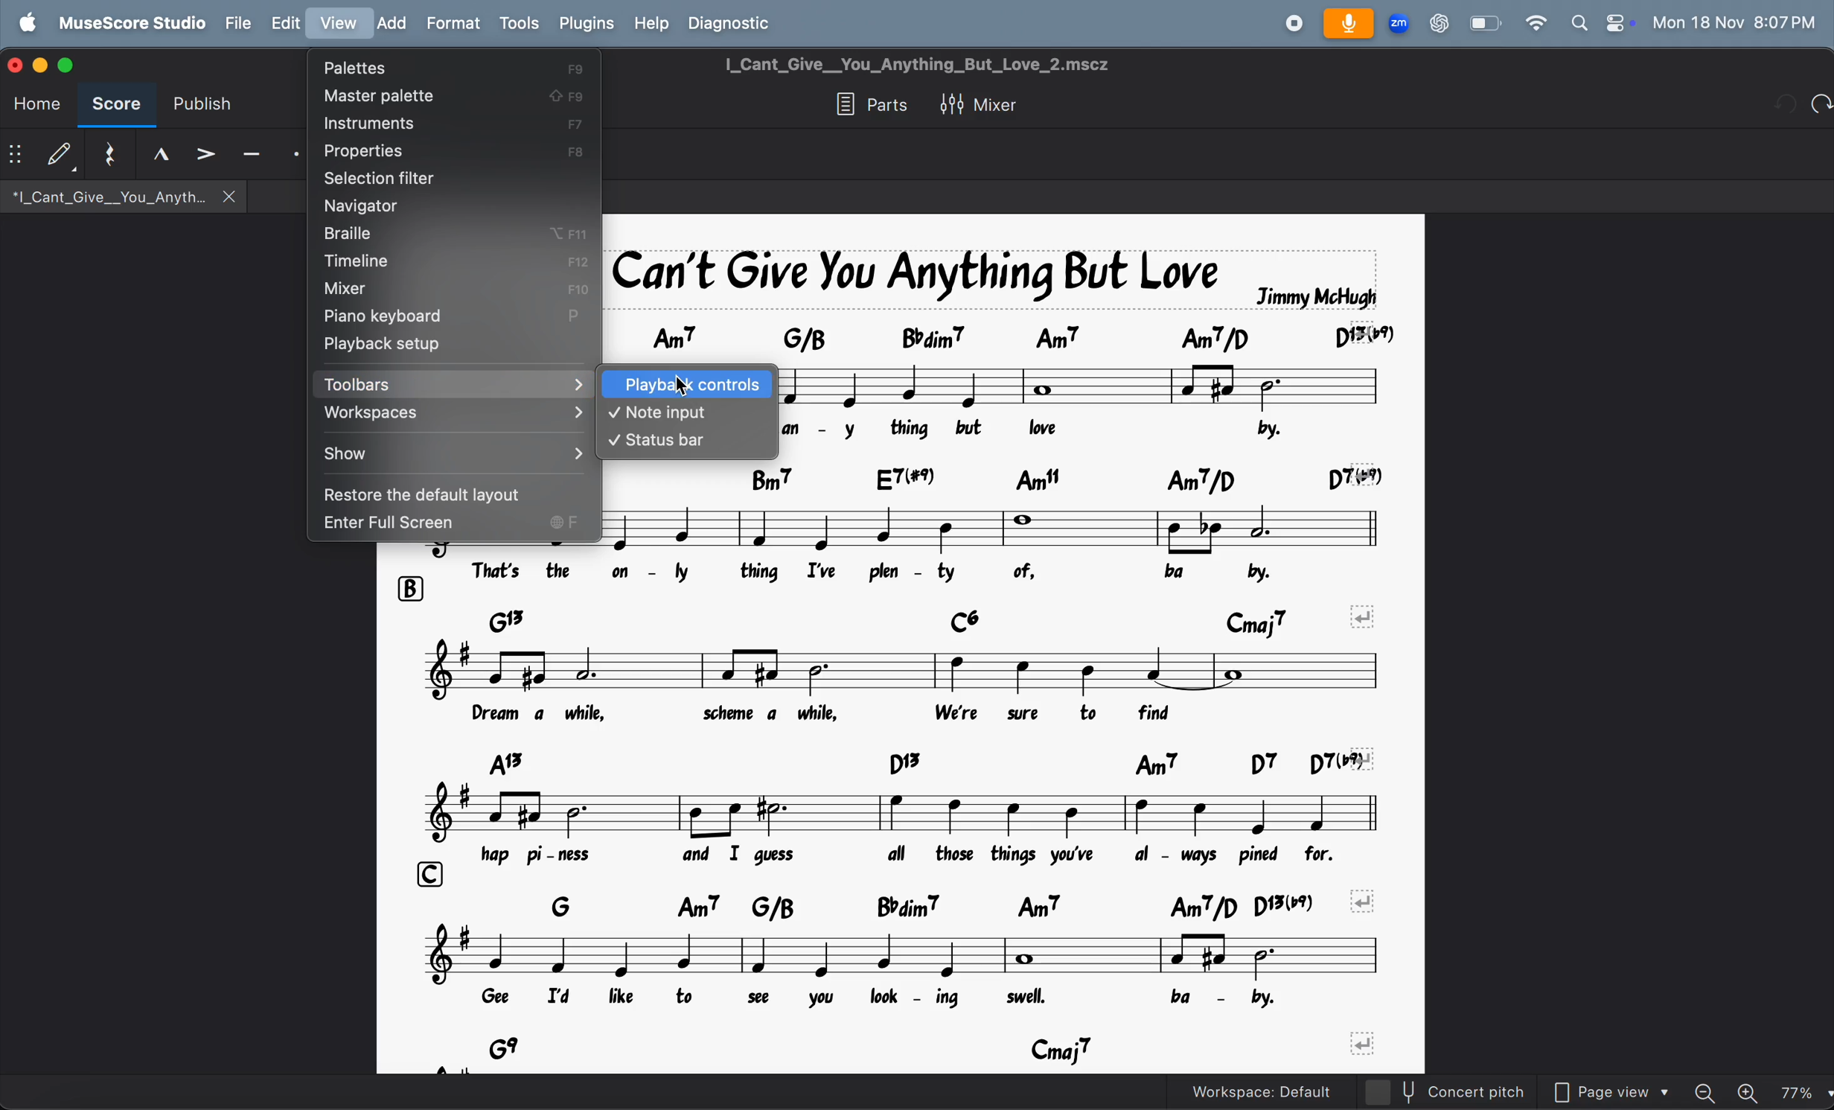  What do you see at coordinates (1087, 386) in the screenshot?
I see `notes` at bounding box center [1087, 386].